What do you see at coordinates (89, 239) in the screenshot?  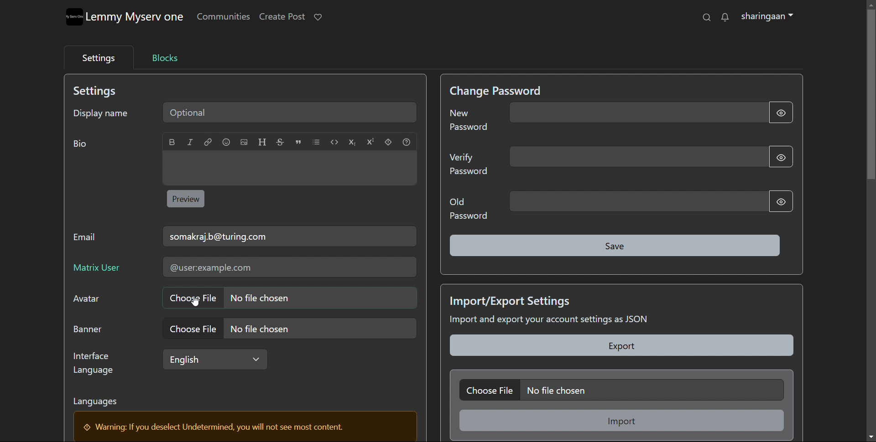 I see `Email` at bounding box center [89, 239].